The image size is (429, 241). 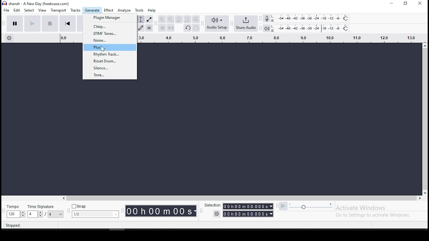 I want to click on file, so click(x=6, y=10).